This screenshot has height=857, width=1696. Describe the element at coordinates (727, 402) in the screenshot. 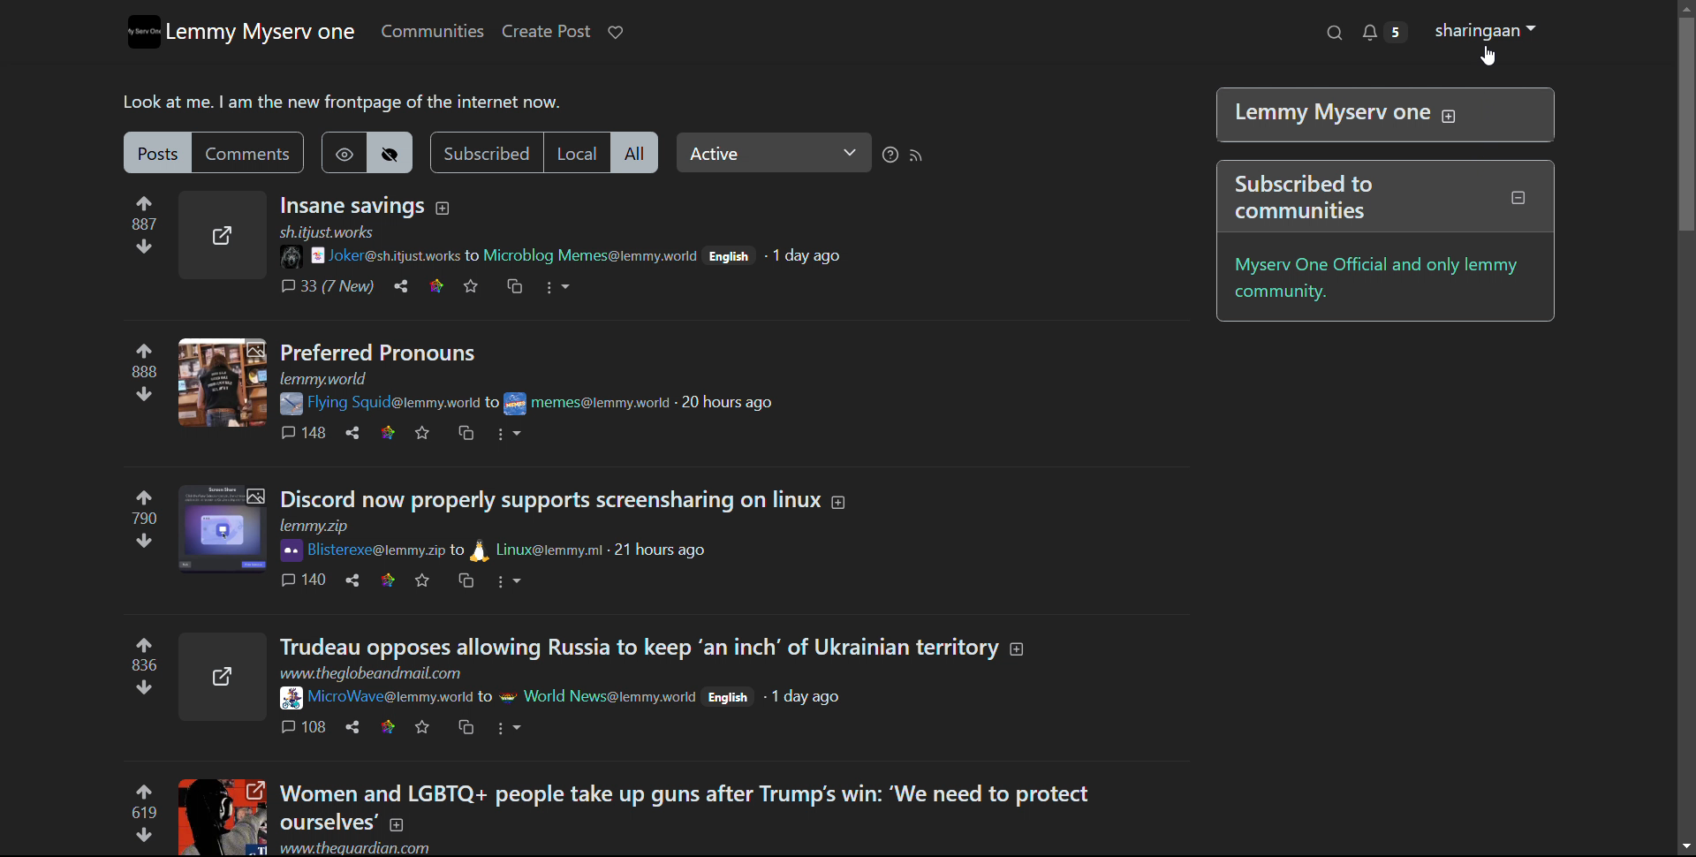

I see `20 hours ago ` at that location.